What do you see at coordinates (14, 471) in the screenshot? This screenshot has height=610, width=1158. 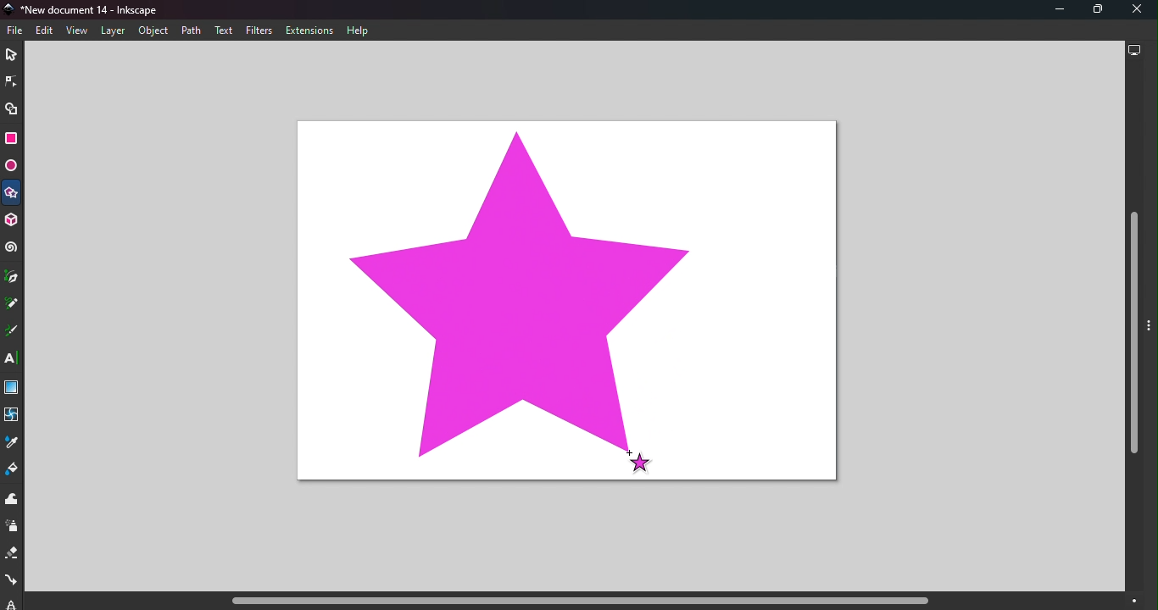 I see `Paint bucket tool` at bounding box center [14, 471].